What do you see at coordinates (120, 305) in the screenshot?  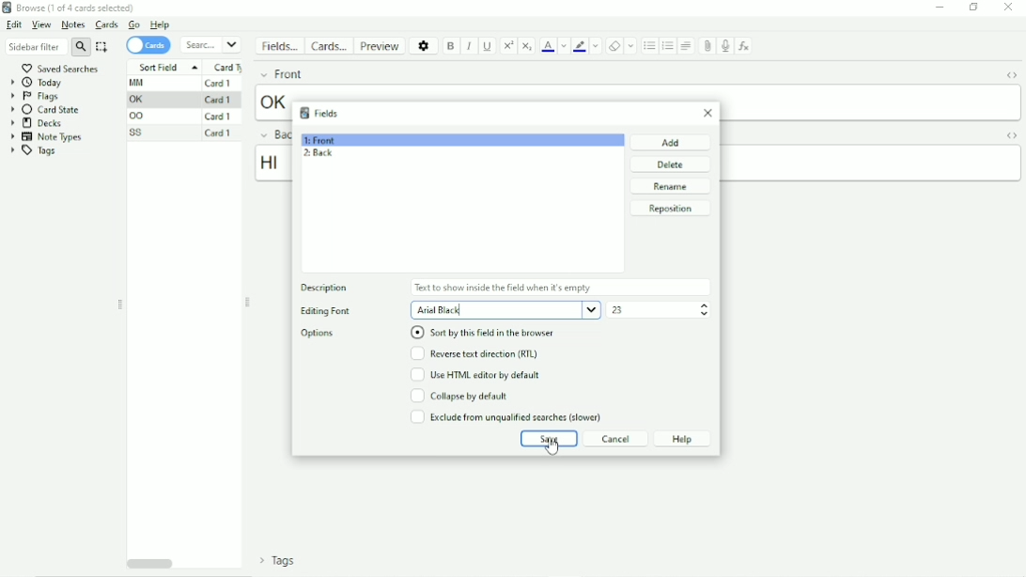 I see `Resize` at bounding box center [120, 305].